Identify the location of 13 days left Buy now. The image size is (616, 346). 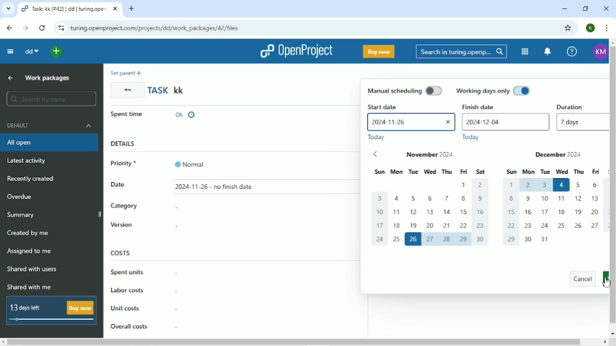
(50, 312).